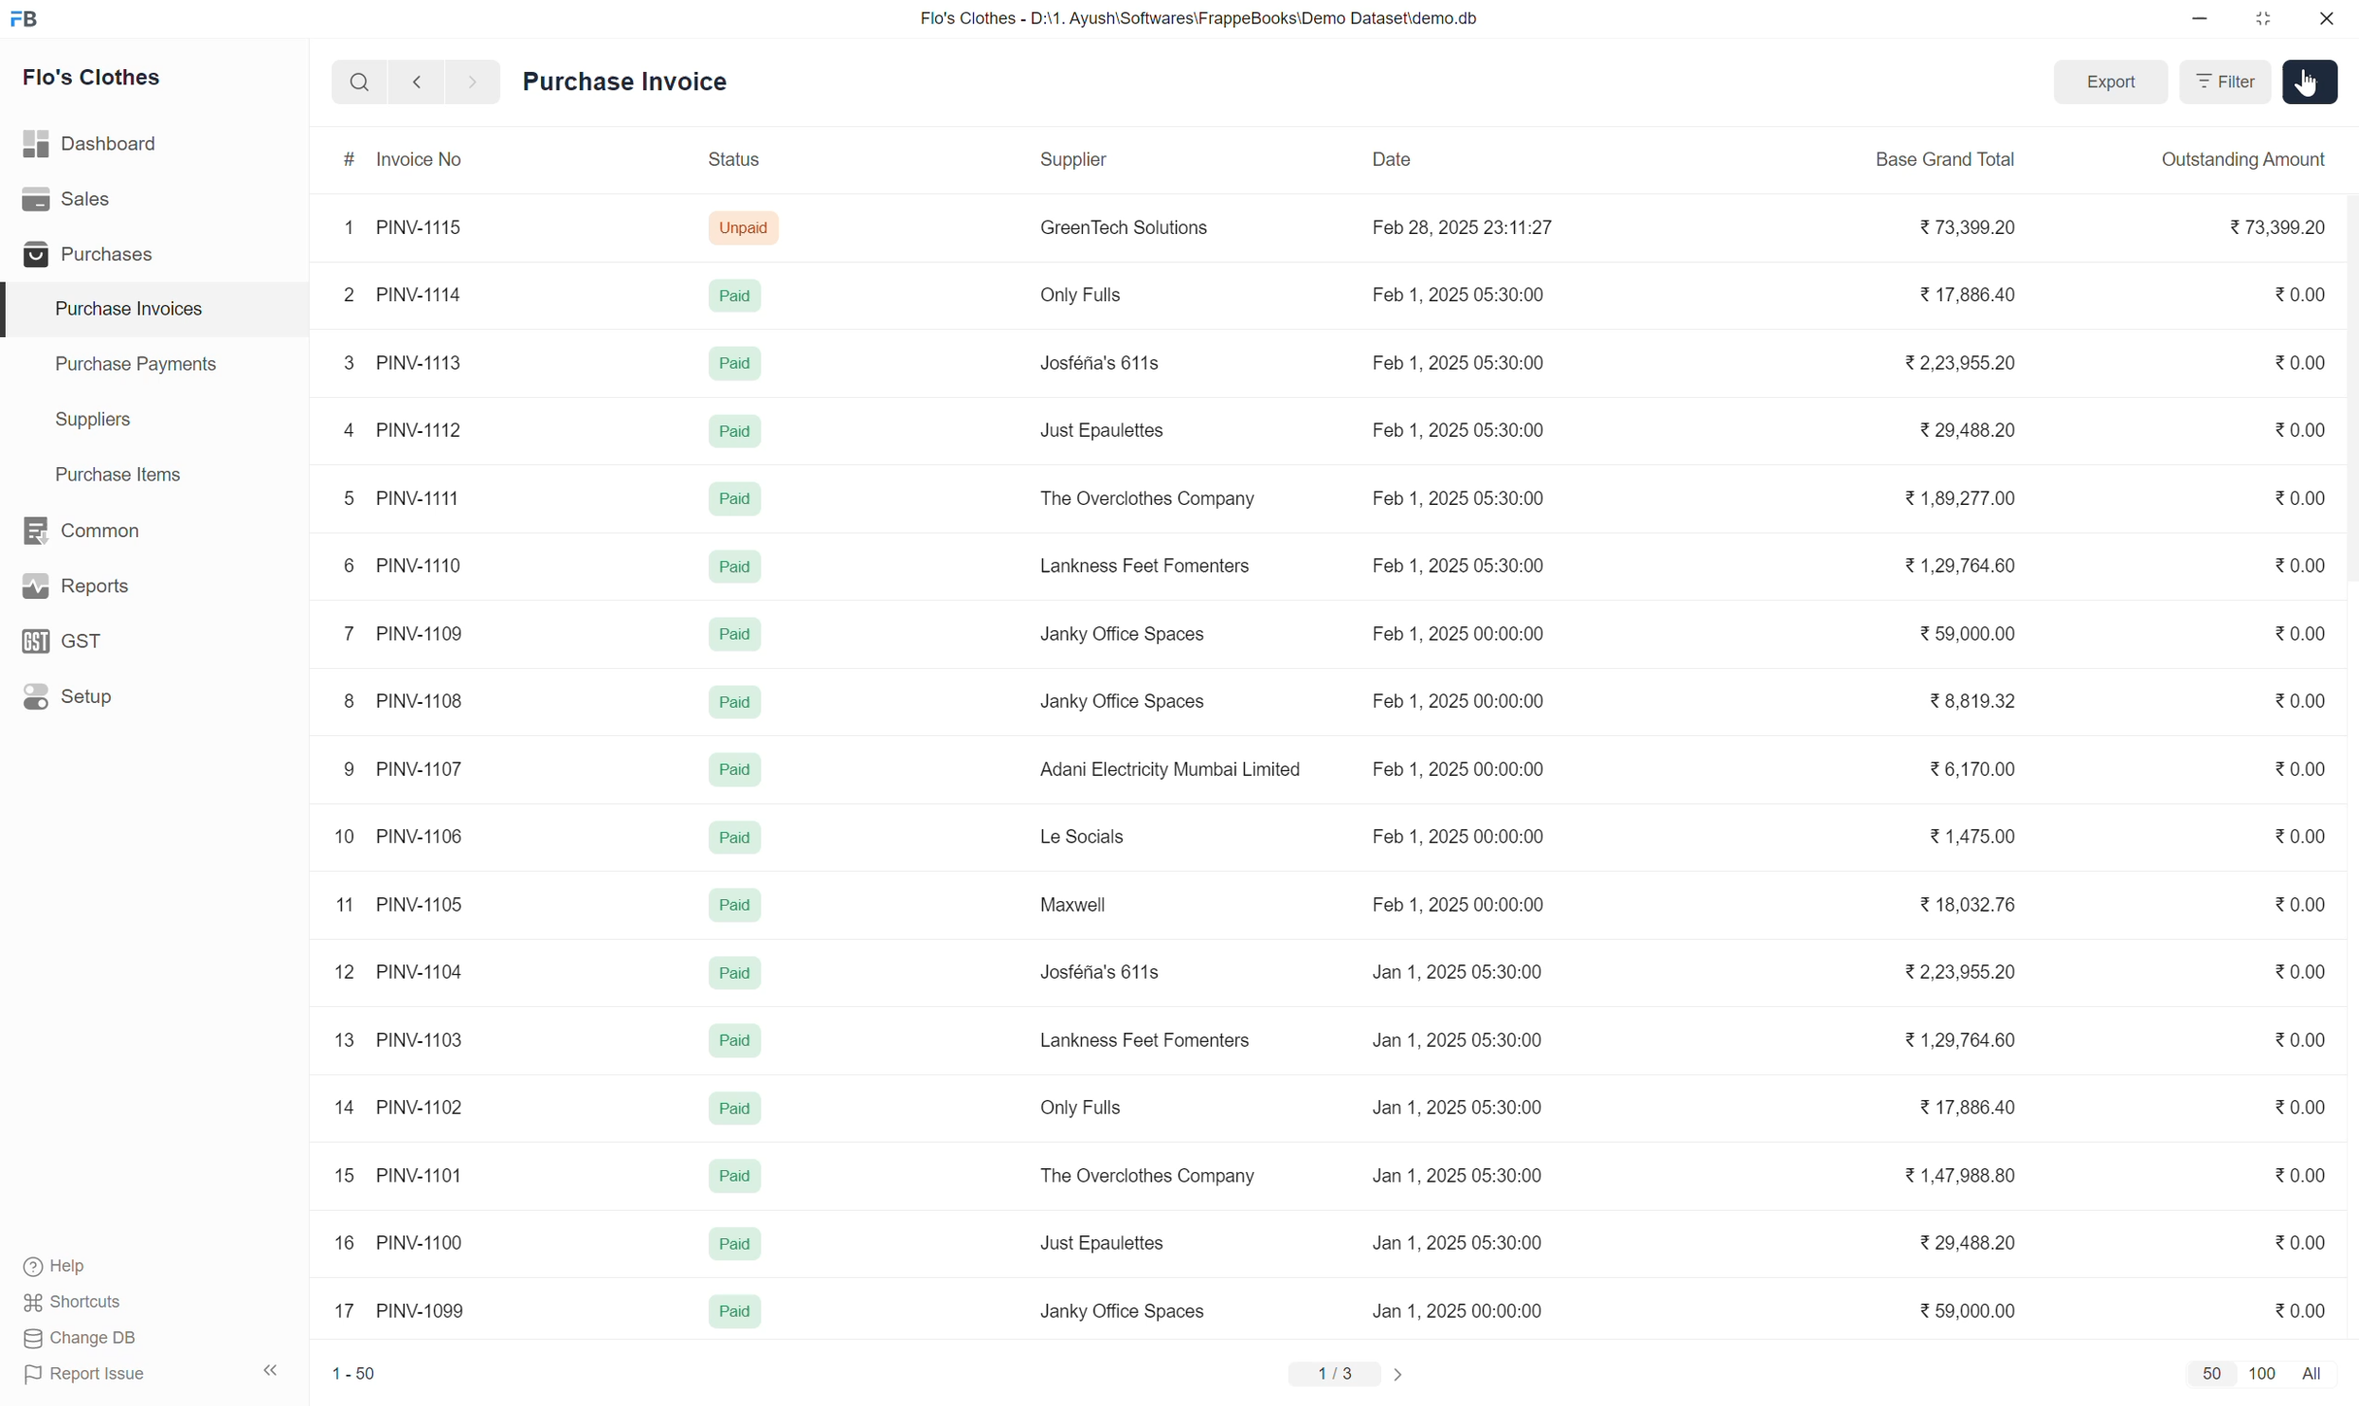  What do you see at coordinates (1143, 700) in the screenshot?
I see `Janky Office Spaces` at bounding box center [1143, 700].